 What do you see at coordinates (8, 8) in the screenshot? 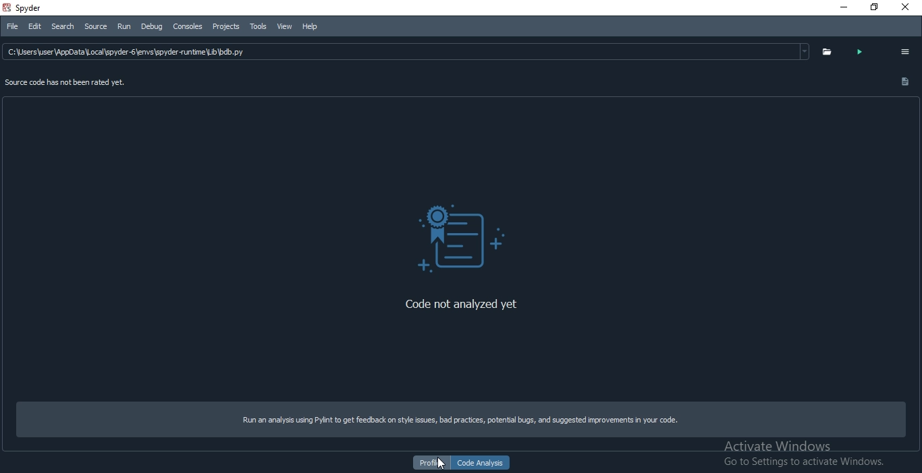
I see `spyder logo` at bounding box center [8, 8].